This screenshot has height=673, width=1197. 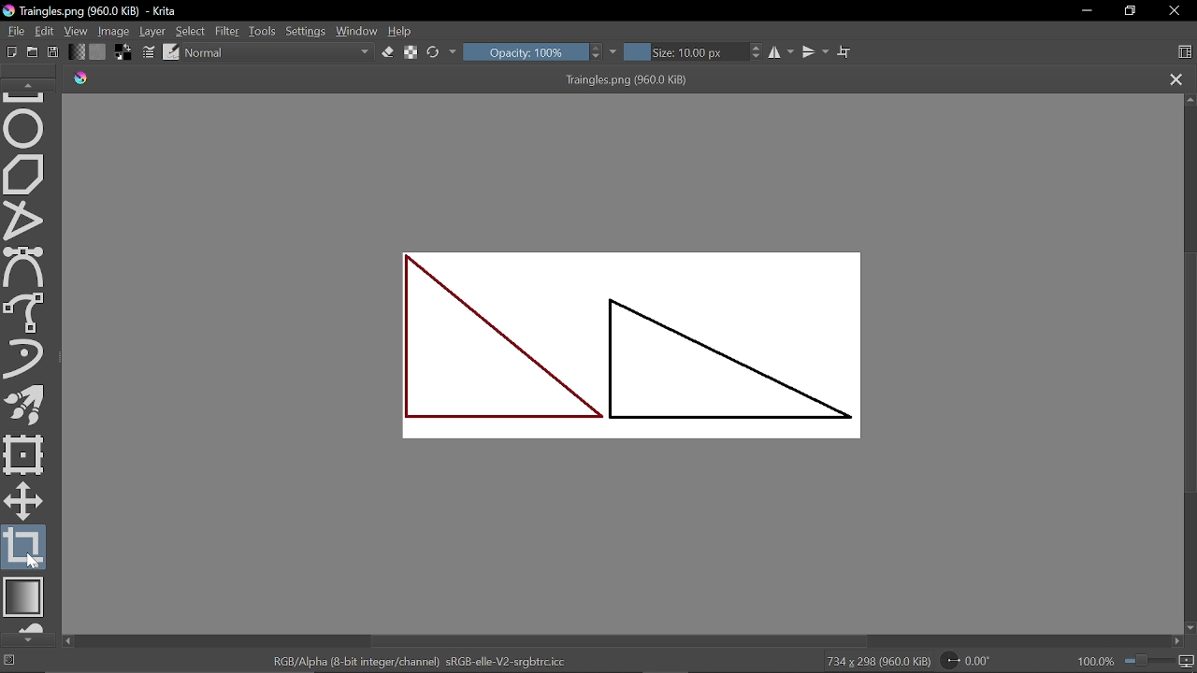 What do you see at coordinates (606, 80) in the screenshot?
I see `Traingles.png (960.0 KiB)` at bounding box center [606, 80].